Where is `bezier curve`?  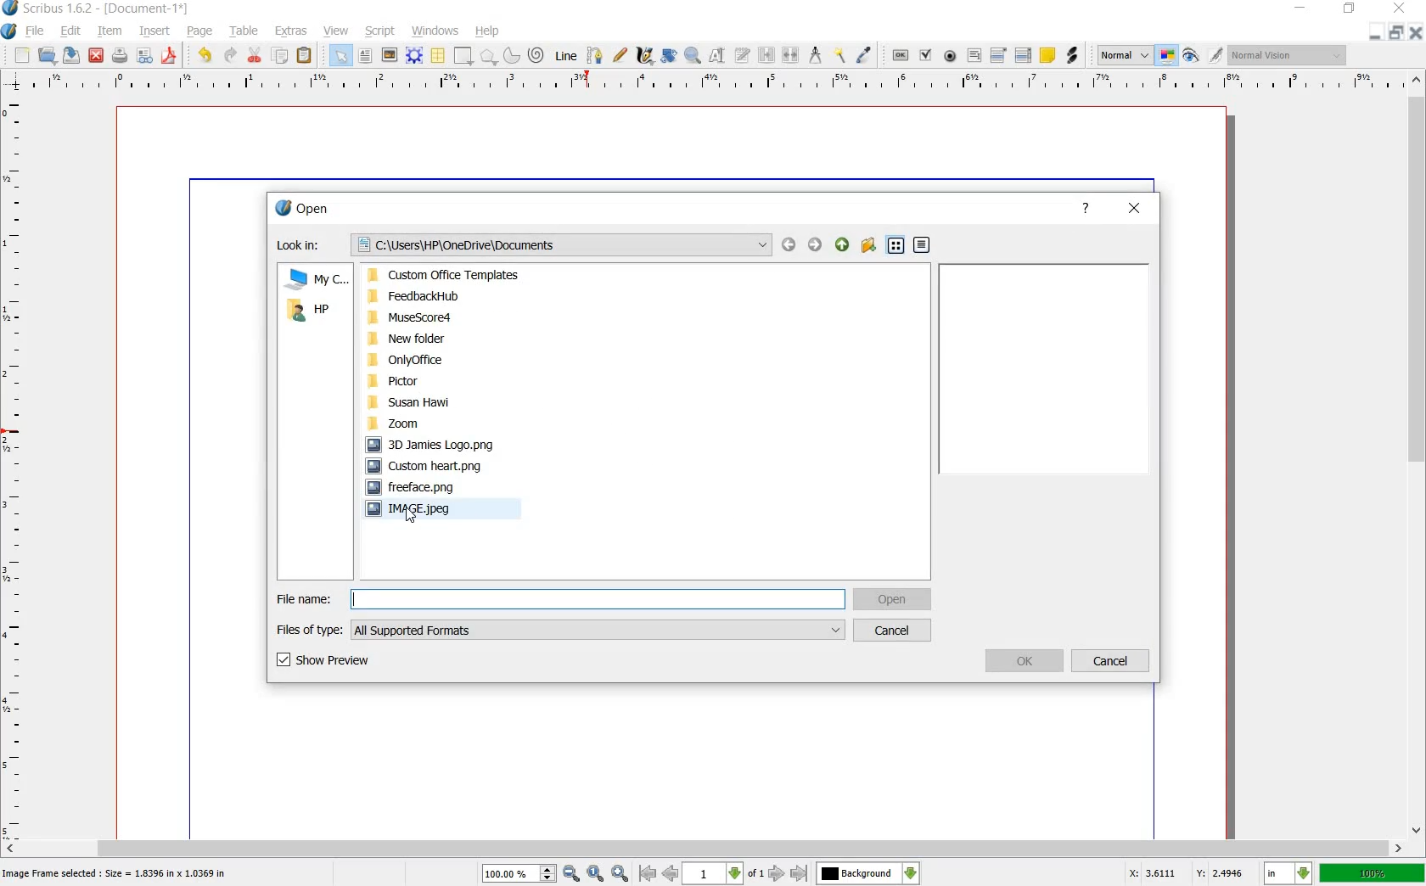 bezier curve is located at coordinates (592, 56).